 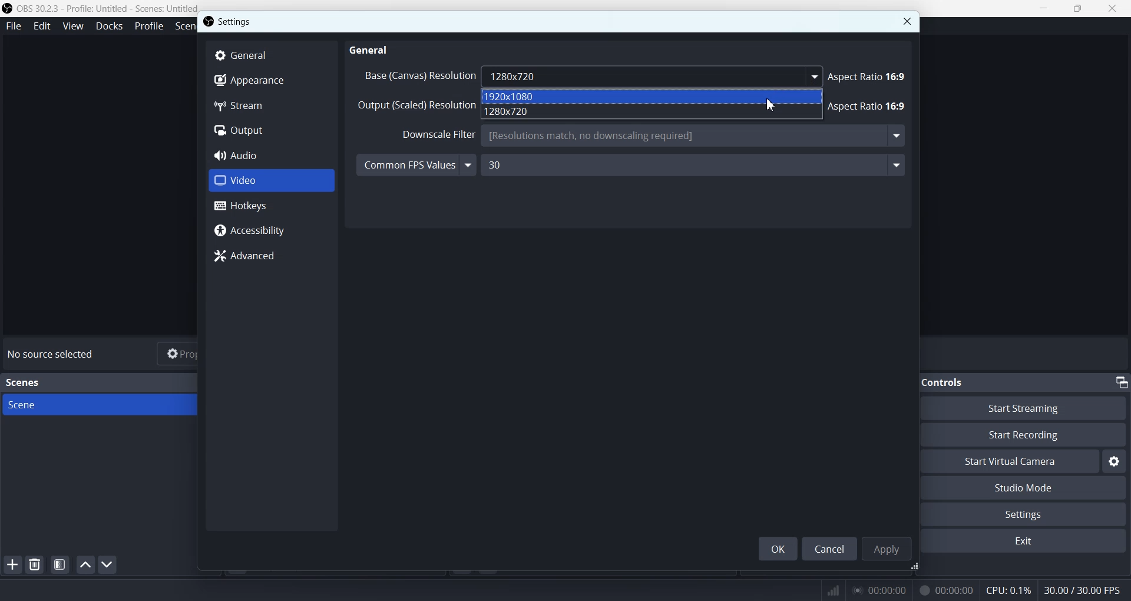 What do you see at coordinates (866, 75) in the screenshot?
I see `aspect ratio` at bounding box center [866, 75].